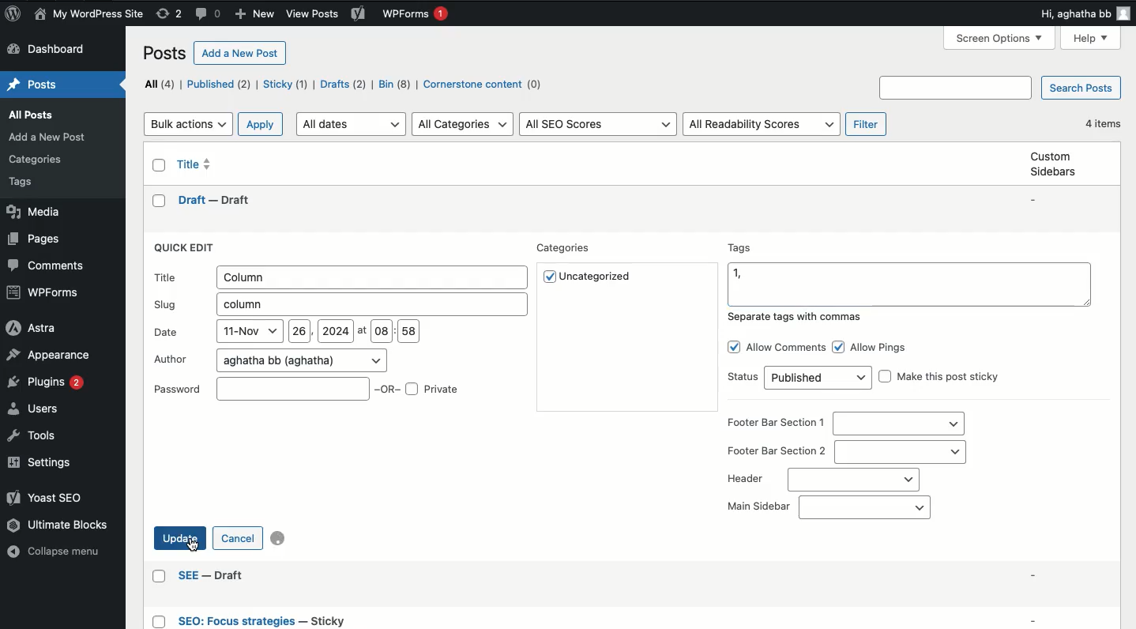 The width and height of the screenshot is (1136, 629). What do you see at coordinates (311, 15) in the screenshot?
I see `` at bounding box center [311, 15].